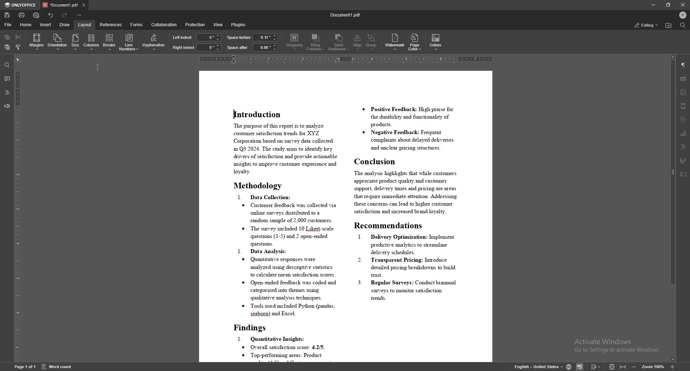 The image size is (690, 371). What do you see at coordinates (184, 47) in the screenshot?
I see `right indent` at bounding box center [184, 47].